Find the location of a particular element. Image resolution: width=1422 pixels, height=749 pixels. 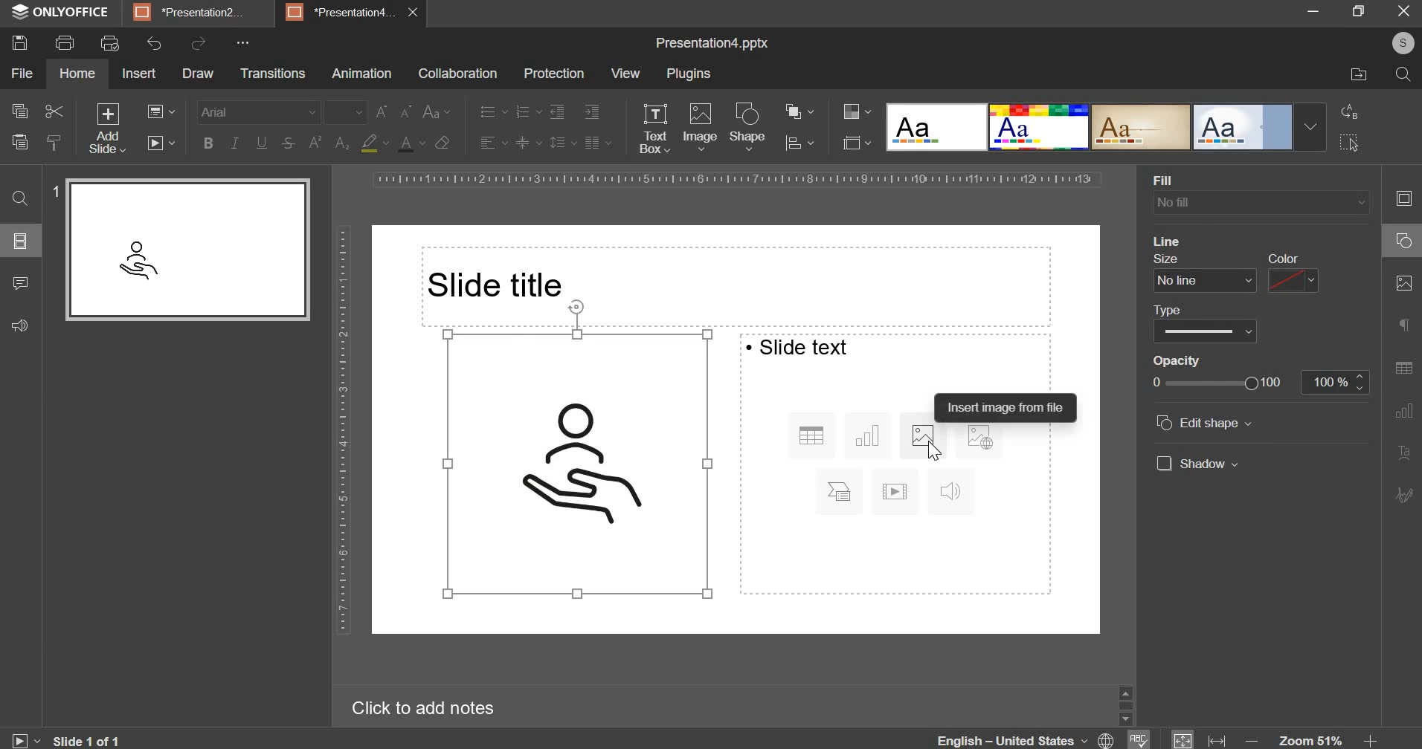

subscript & superscript is located at coordinates (328, 143).